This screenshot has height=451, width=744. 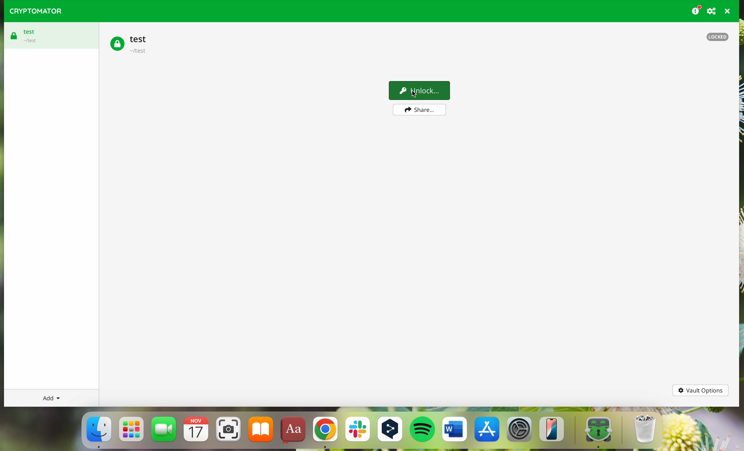 I want to click on add button, so click(x=51, y=398).